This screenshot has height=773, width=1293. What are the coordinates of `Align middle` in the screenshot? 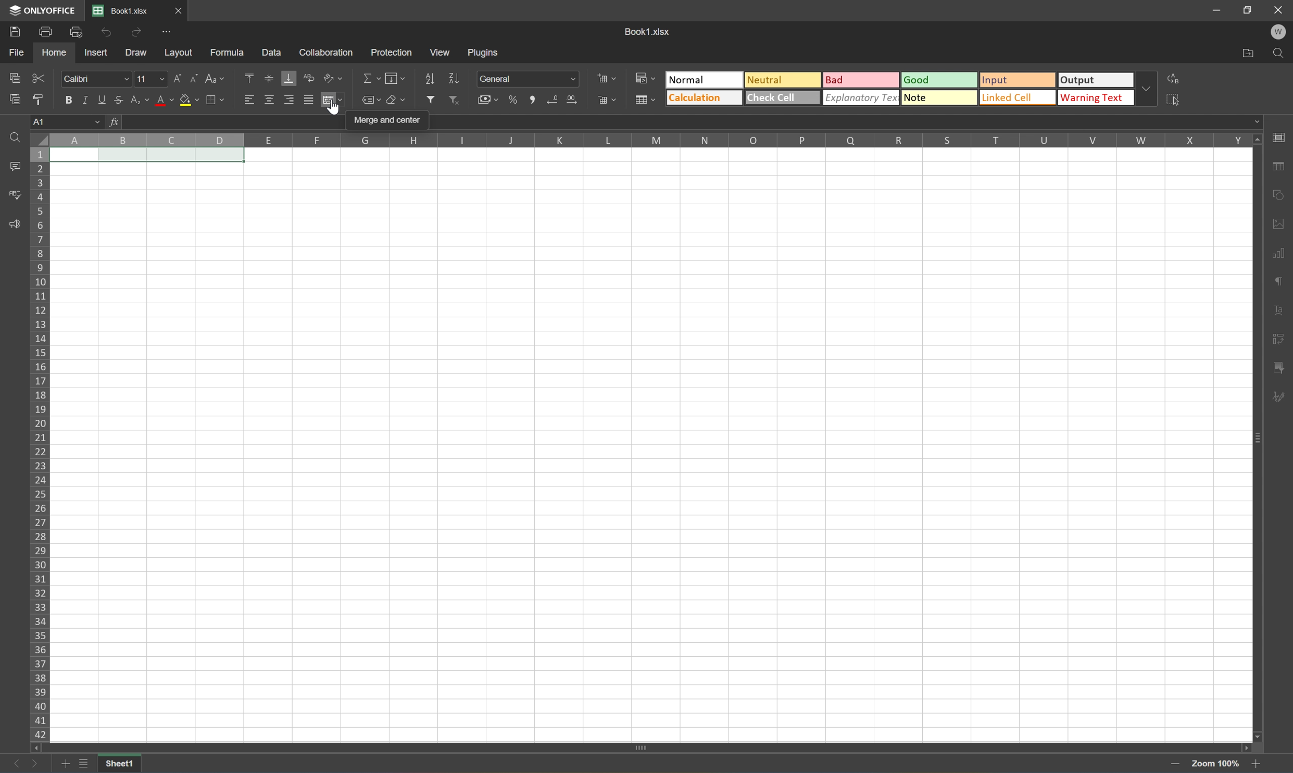 It's located at (270, 78).